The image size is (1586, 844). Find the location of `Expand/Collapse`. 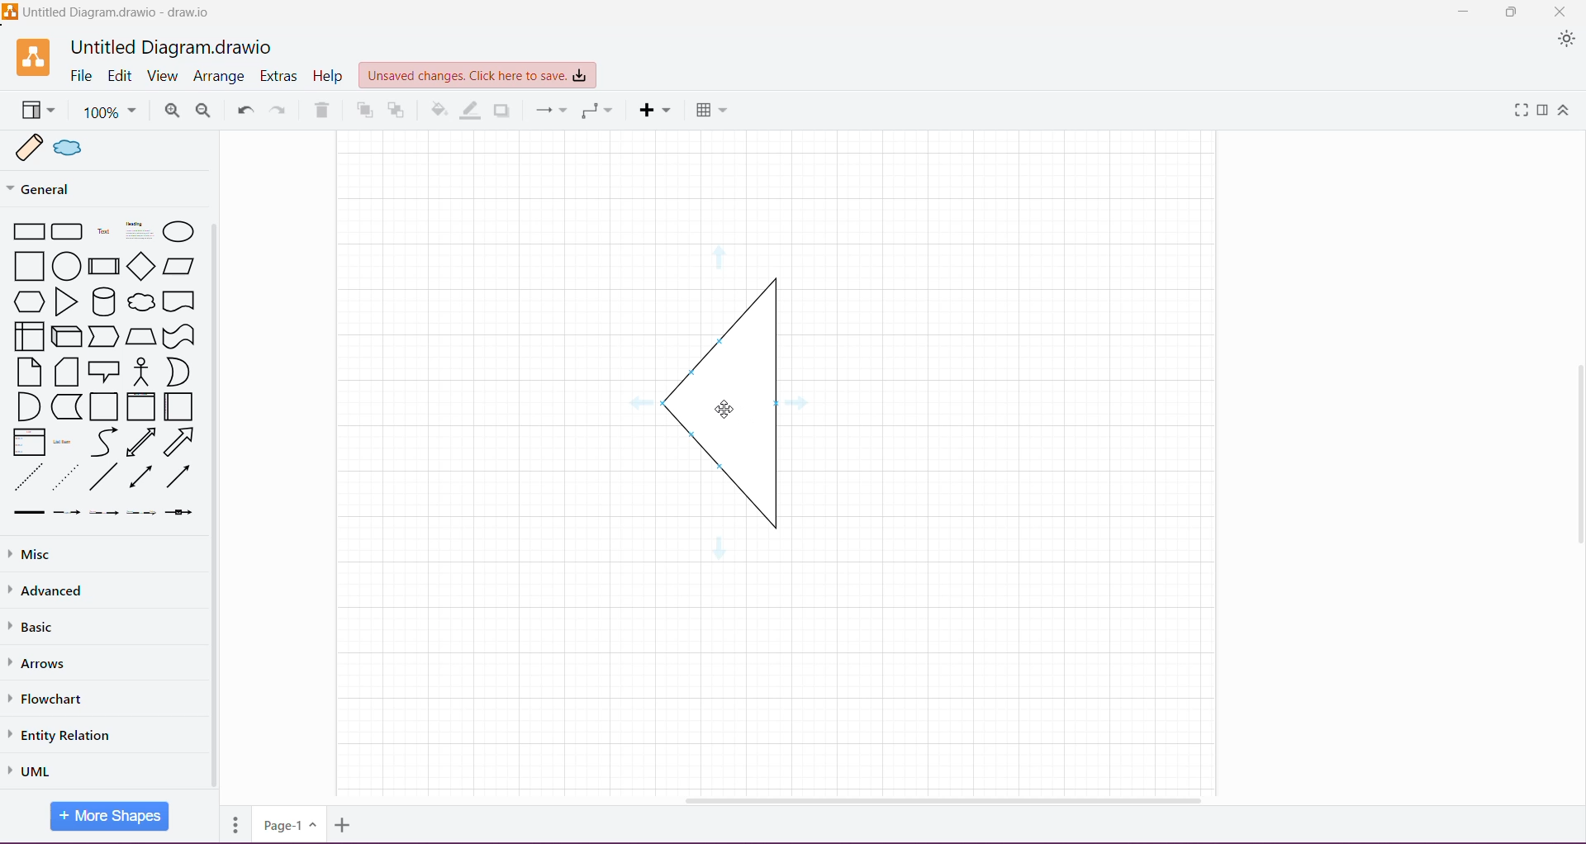

Expand/Collapse is located at coordinates (1568, 111).